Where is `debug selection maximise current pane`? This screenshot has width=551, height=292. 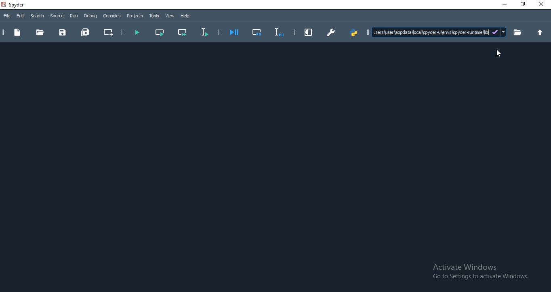 debug selection maximise current pane is located at coordinates (257, 33).